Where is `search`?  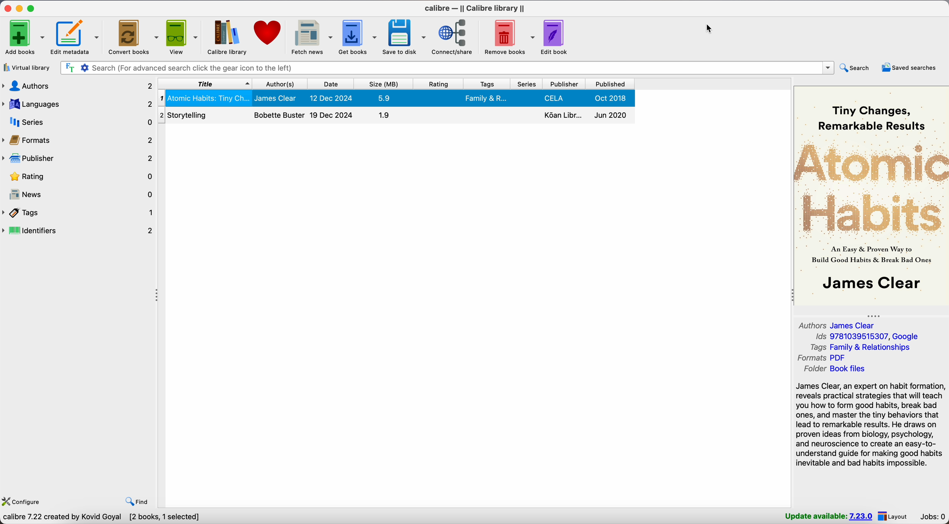
search is located at coordinates (857, 67).